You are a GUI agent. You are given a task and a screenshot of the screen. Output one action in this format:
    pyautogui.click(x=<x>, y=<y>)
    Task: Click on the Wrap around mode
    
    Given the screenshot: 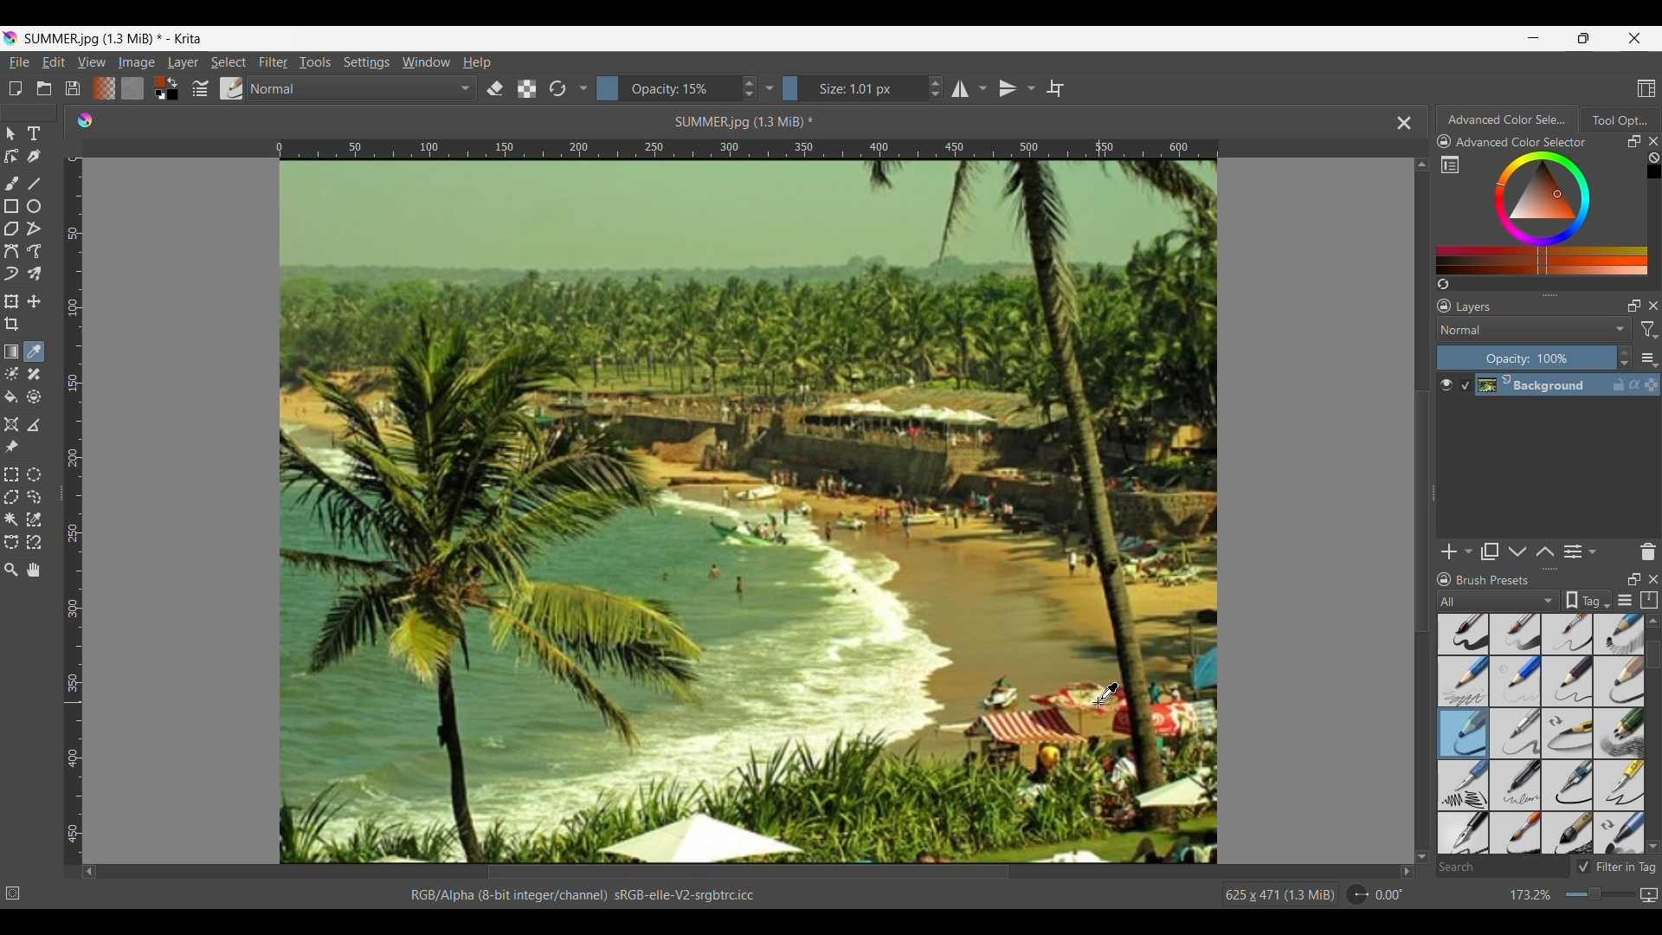 What is the action you would take?
    pyautogui.click(x=1054, y=88)
    